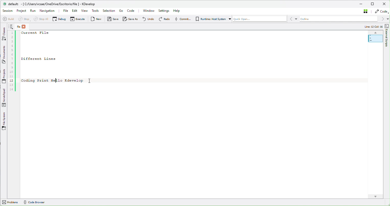 The image size is (390, 206). I want to click on Run, so click(34, 10).